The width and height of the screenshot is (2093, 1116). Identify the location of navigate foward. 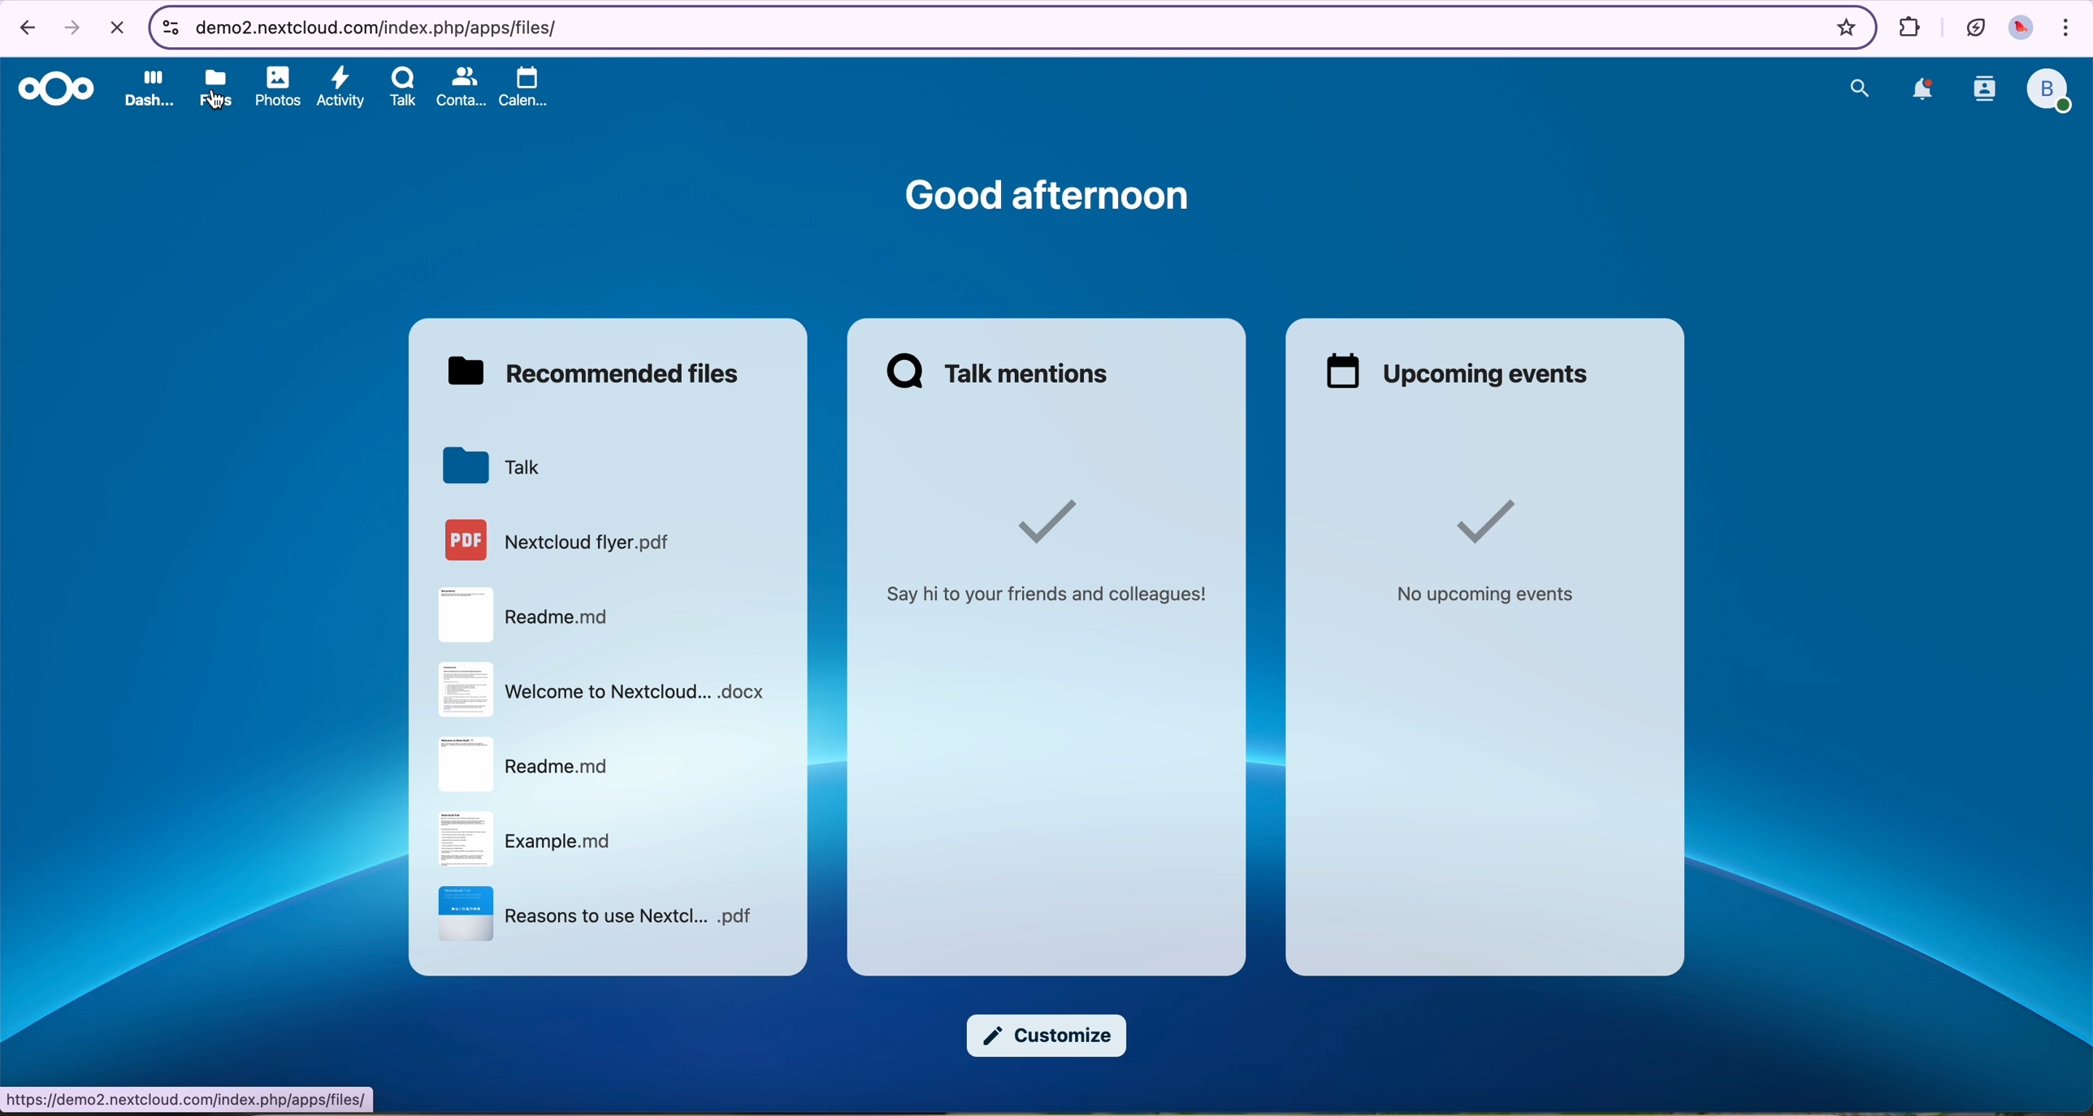
(71, 28).